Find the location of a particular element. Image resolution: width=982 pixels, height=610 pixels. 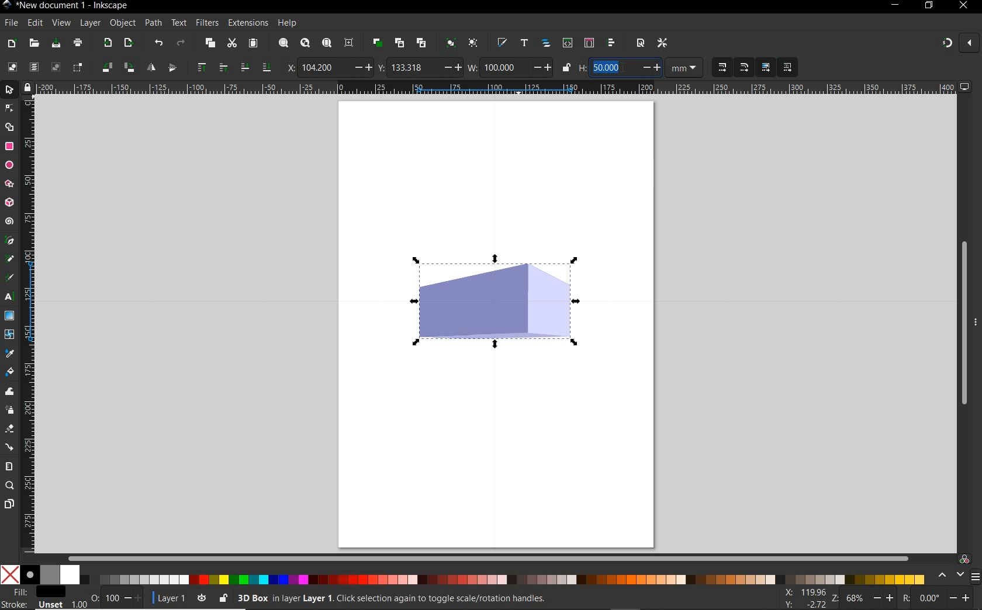

group is located at coordinates (449, 42).